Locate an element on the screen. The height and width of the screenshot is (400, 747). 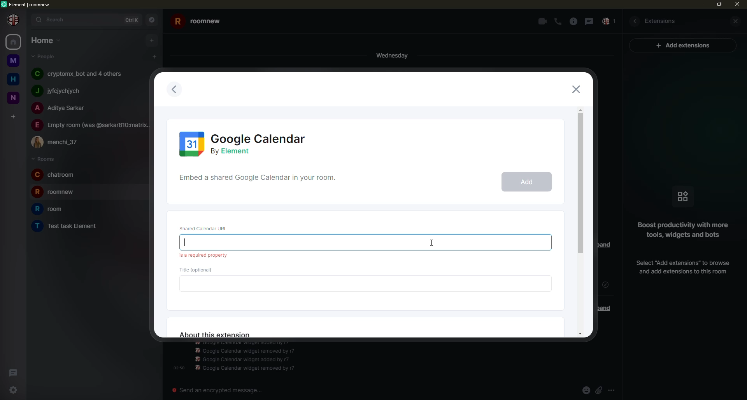
video is located at coordinates (542, 22).